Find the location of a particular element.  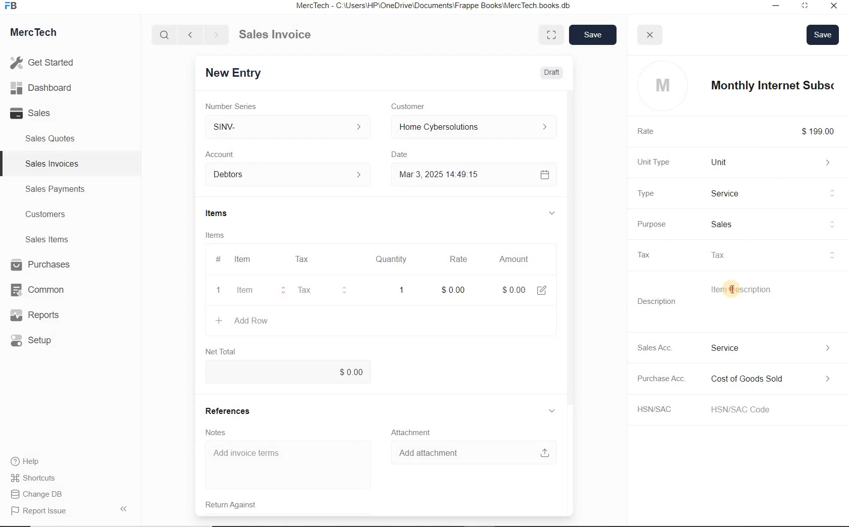

Type is located at coordinates (645, 193).